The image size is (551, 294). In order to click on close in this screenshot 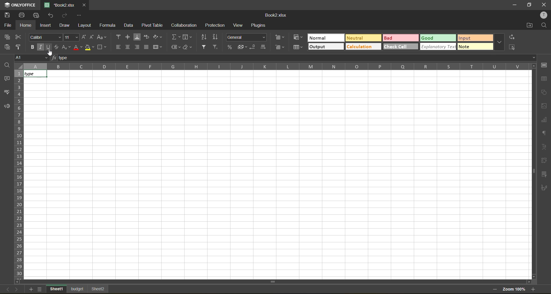, I will do `click(544, 5)`.